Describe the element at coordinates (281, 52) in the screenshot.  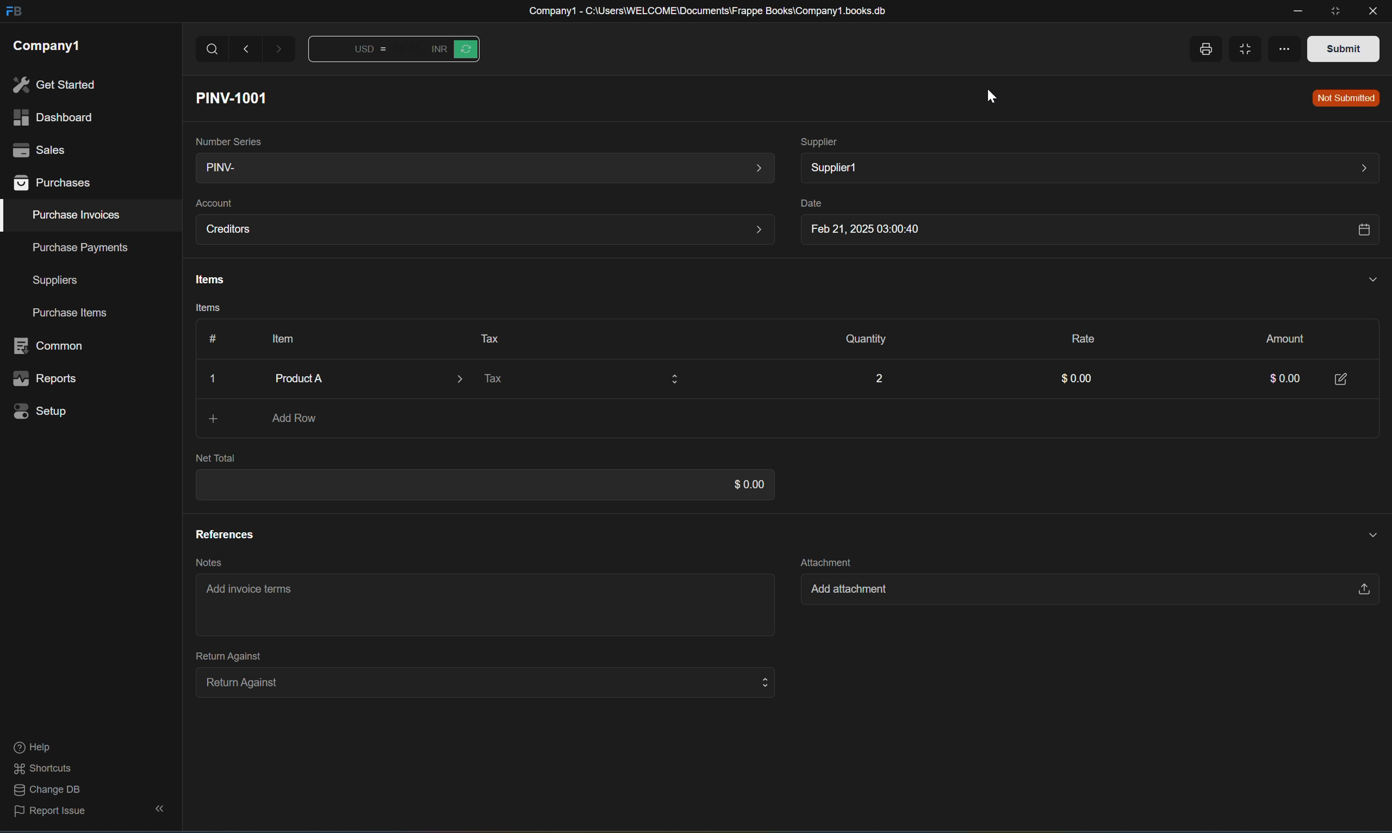
I see `Forward` at that location.